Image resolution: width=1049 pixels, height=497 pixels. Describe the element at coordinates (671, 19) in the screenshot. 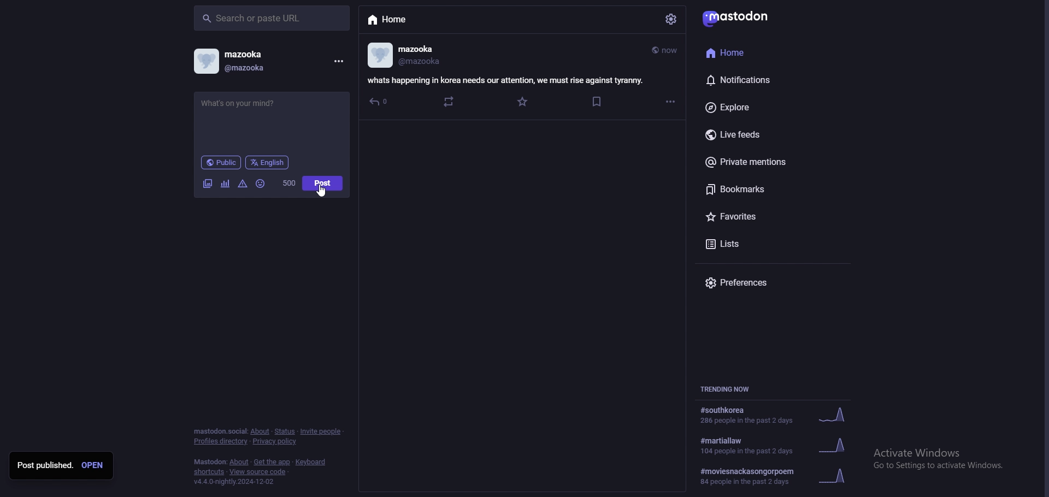

I see `settings` at that location.